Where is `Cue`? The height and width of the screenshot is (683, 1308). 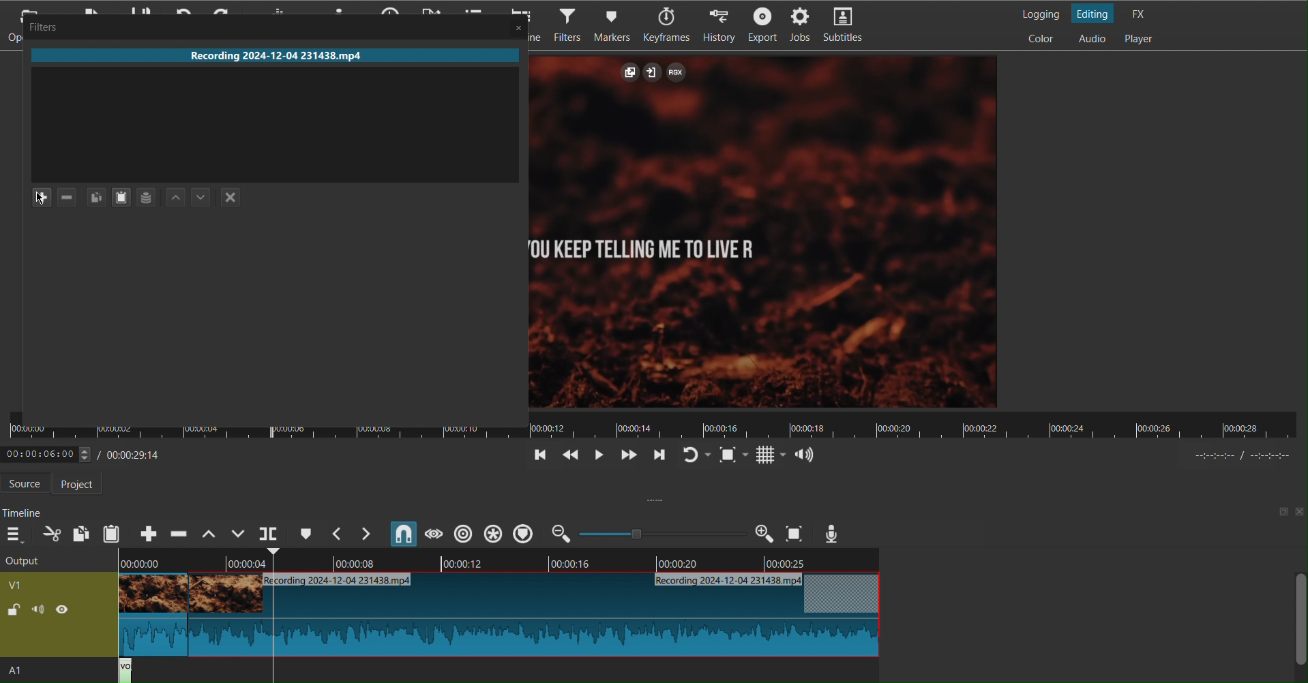
Cue is located at coordinates (306, 533).